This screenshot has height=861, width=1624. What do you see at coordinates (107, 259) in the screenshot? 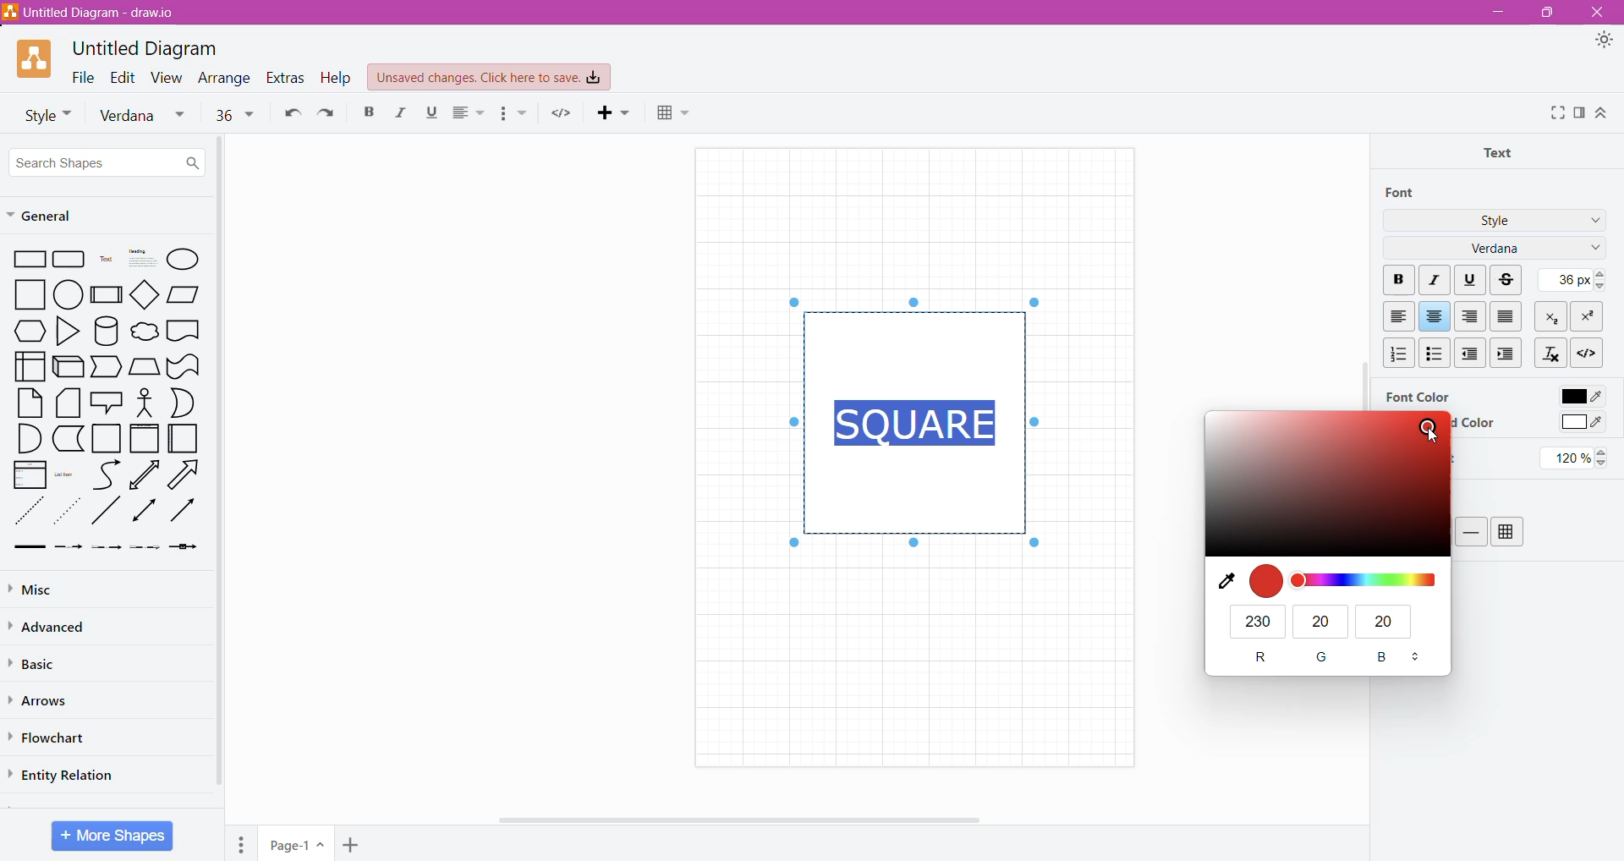
I see `Text` at bounding box center [107, 259].